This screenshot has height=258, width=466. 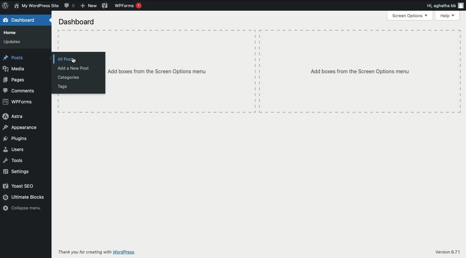 What do you see at coordinates (75, 62) in the screenshot?
I see `Custom sidebars` at bounding box center [75, 62].